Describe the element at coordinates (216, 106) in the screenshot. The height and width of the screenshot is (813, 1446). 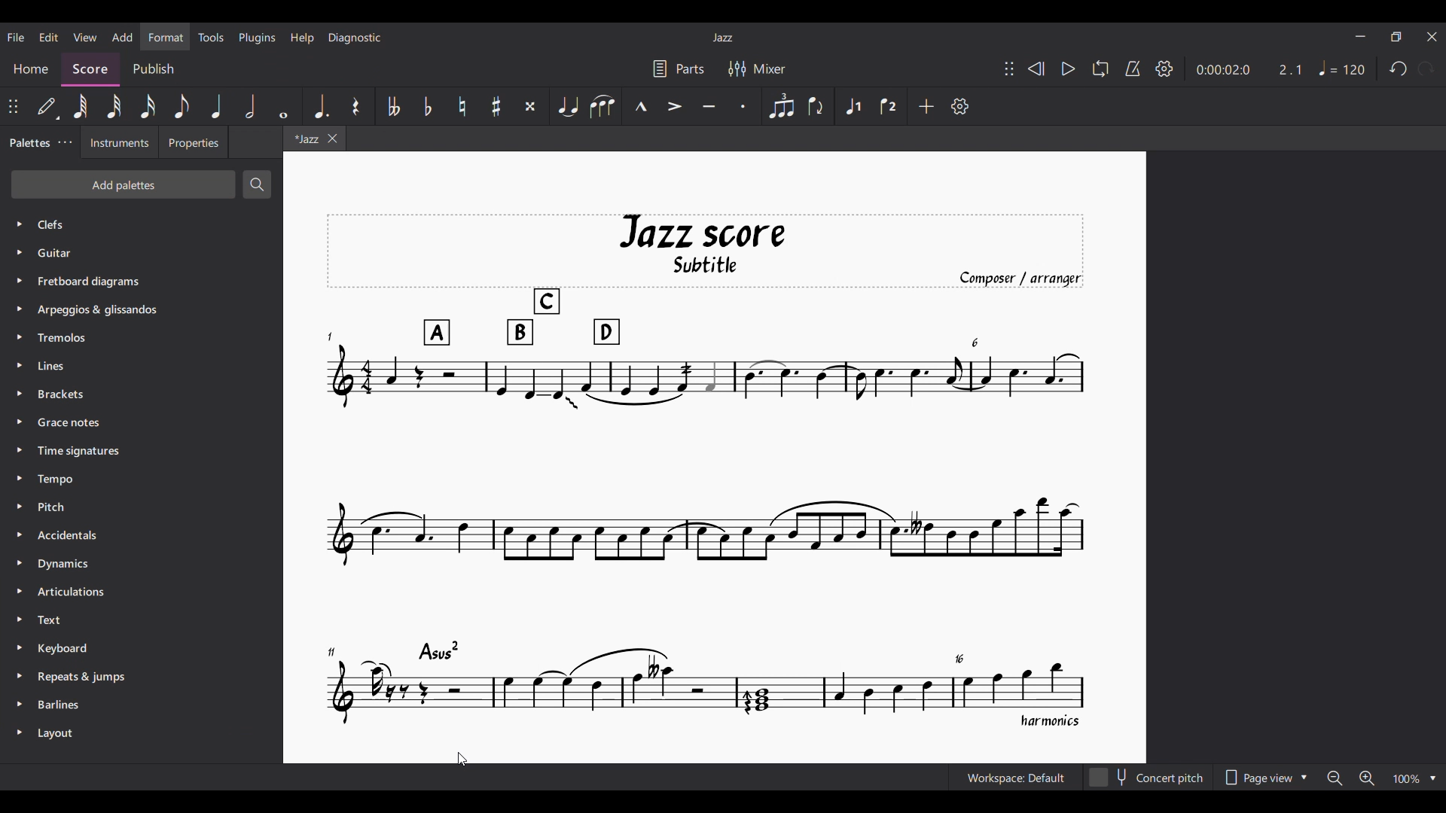
I see `Quarter note` at that location.